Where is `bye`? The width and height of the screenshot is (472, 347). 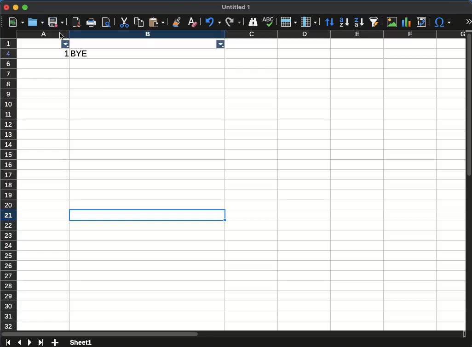
bye is located at coordinates (81, 53).